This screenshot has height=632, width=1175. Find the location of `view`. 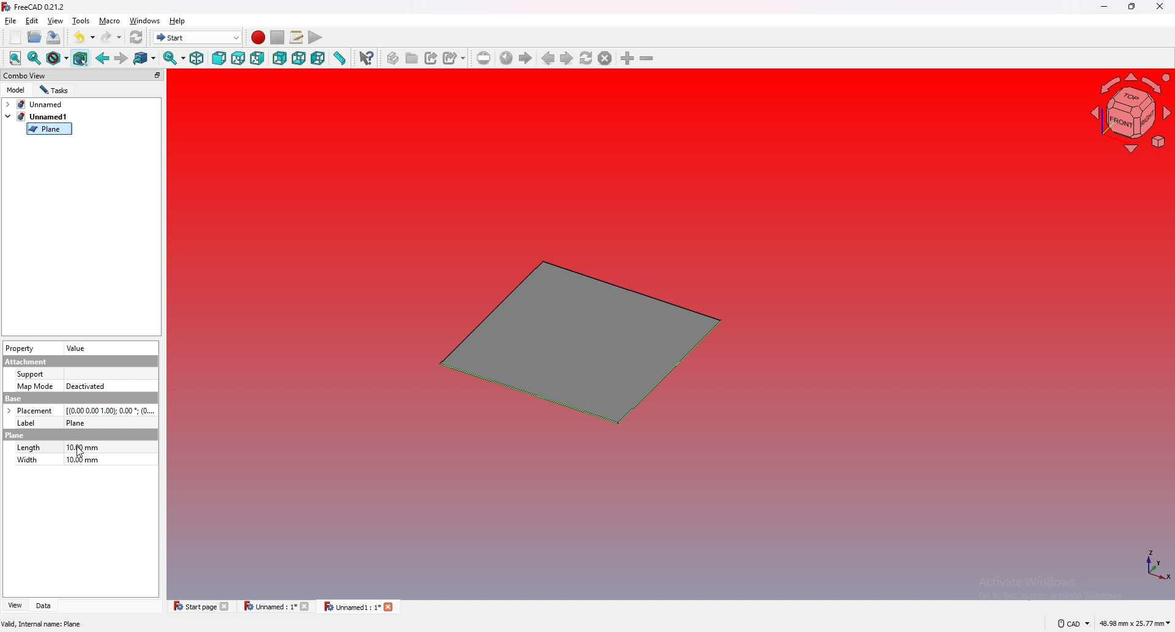

view is located at coordinates (56, 20).